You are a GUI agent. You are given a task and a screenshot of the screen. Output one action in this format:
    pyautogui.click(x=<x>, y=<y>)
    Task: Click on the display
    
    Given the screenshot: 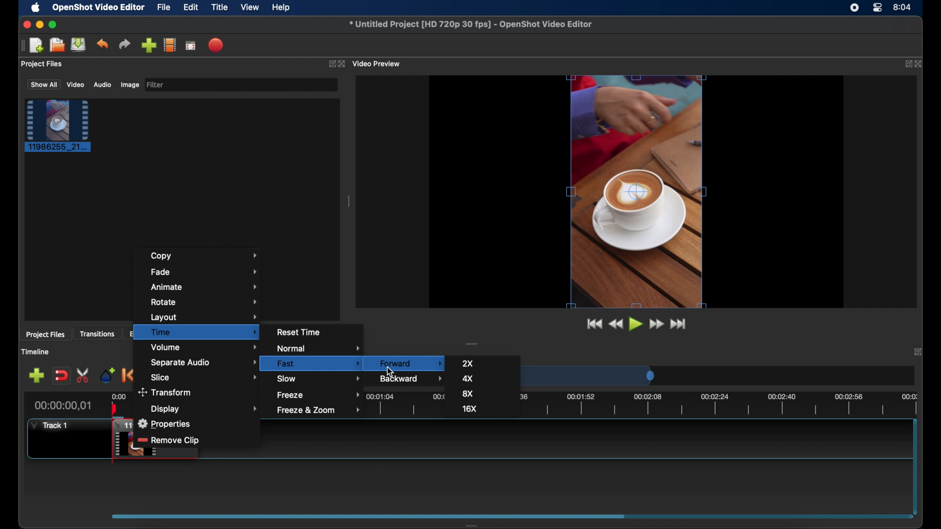 What is the action you would take?
    pyautogui.click(x=206, y=409)
    